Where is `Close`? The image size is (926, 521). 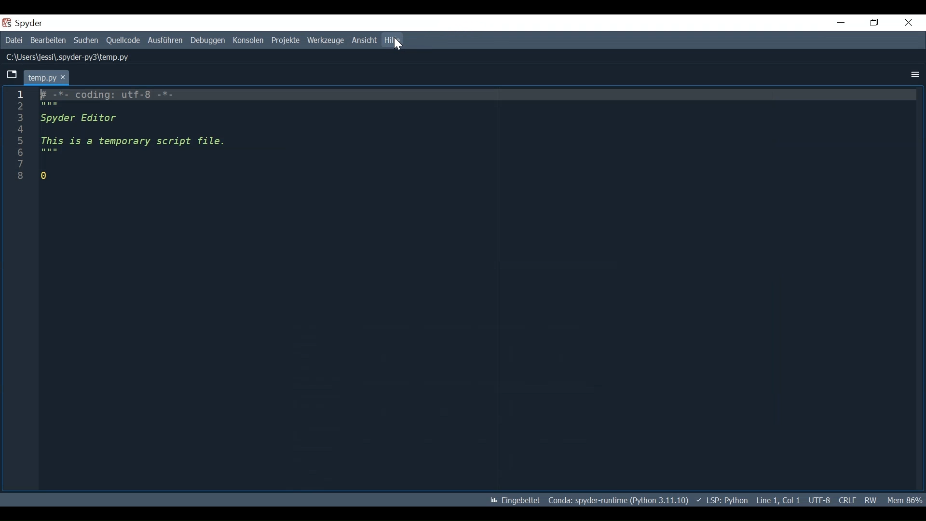 Close is located at coordinates (908, 24).